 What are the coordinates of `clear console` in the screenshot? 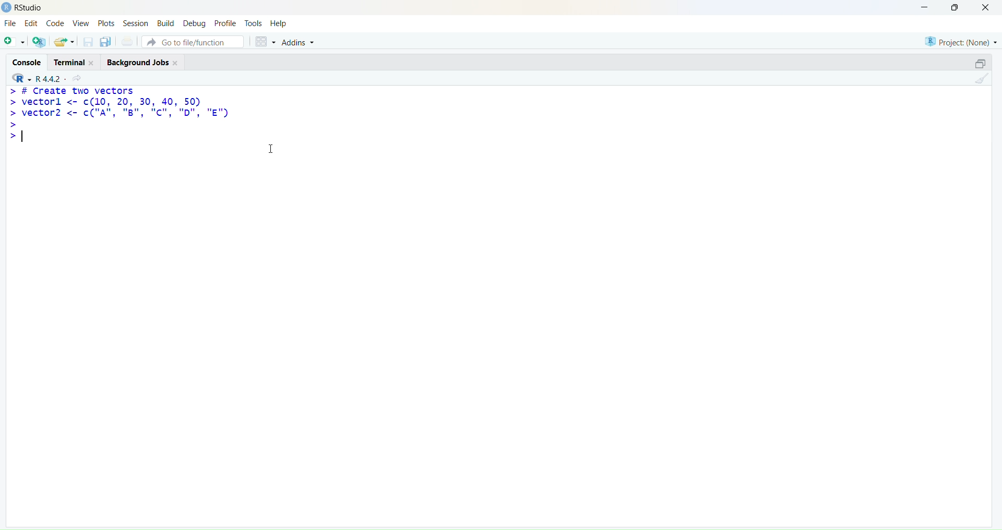 It's located at (982, 79).